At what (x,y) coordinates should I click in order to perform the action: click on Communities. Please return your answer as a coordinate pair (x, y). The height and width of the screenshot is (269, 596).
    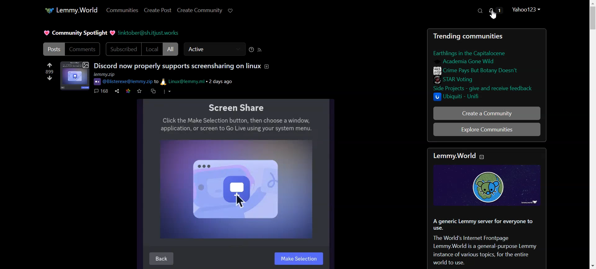
    Looking at the image, I should click on (122, 11).